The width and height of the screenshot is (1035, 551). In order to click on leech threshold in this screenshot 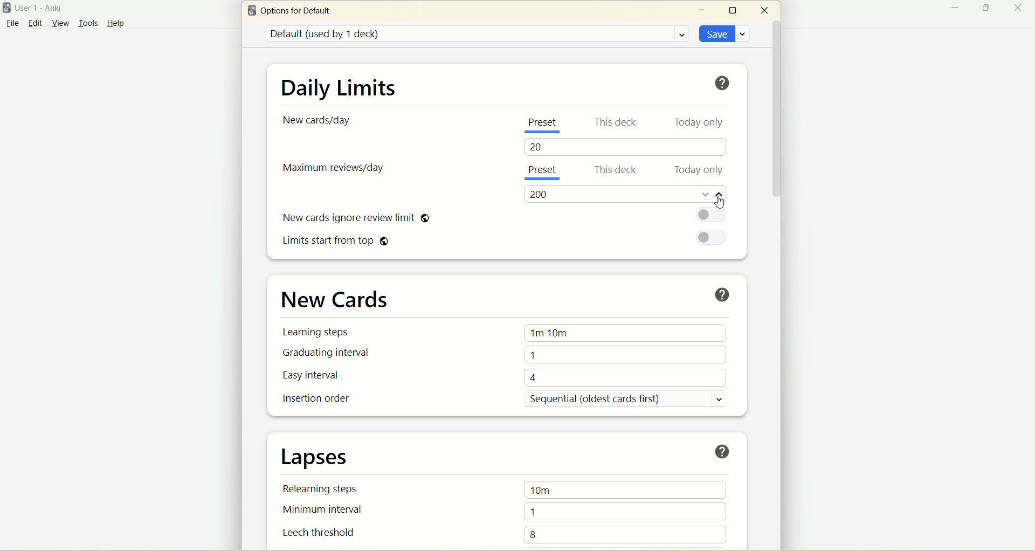, I will do `click(322, 531)`.